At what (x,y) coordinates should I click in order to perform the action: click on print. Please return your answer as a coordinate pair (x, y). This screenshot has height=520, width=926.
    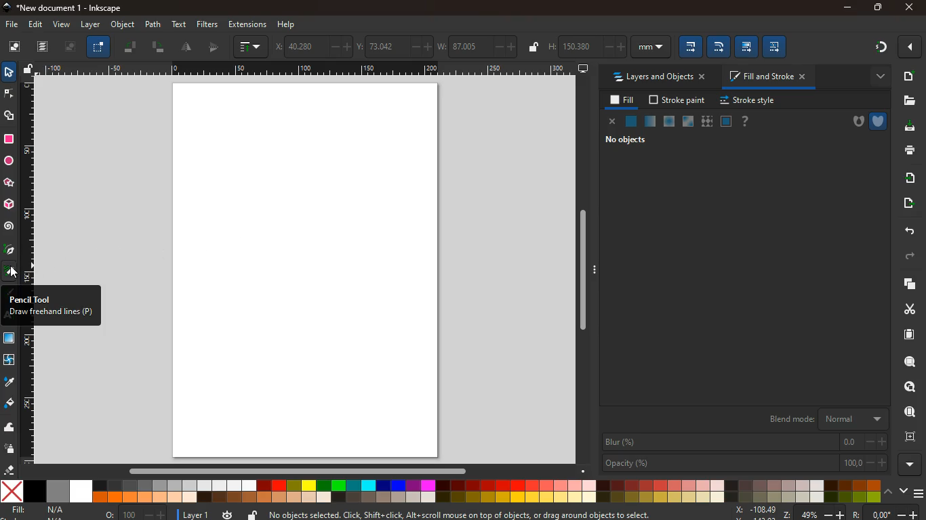
    Looking at the image, I should click on (909, 151).